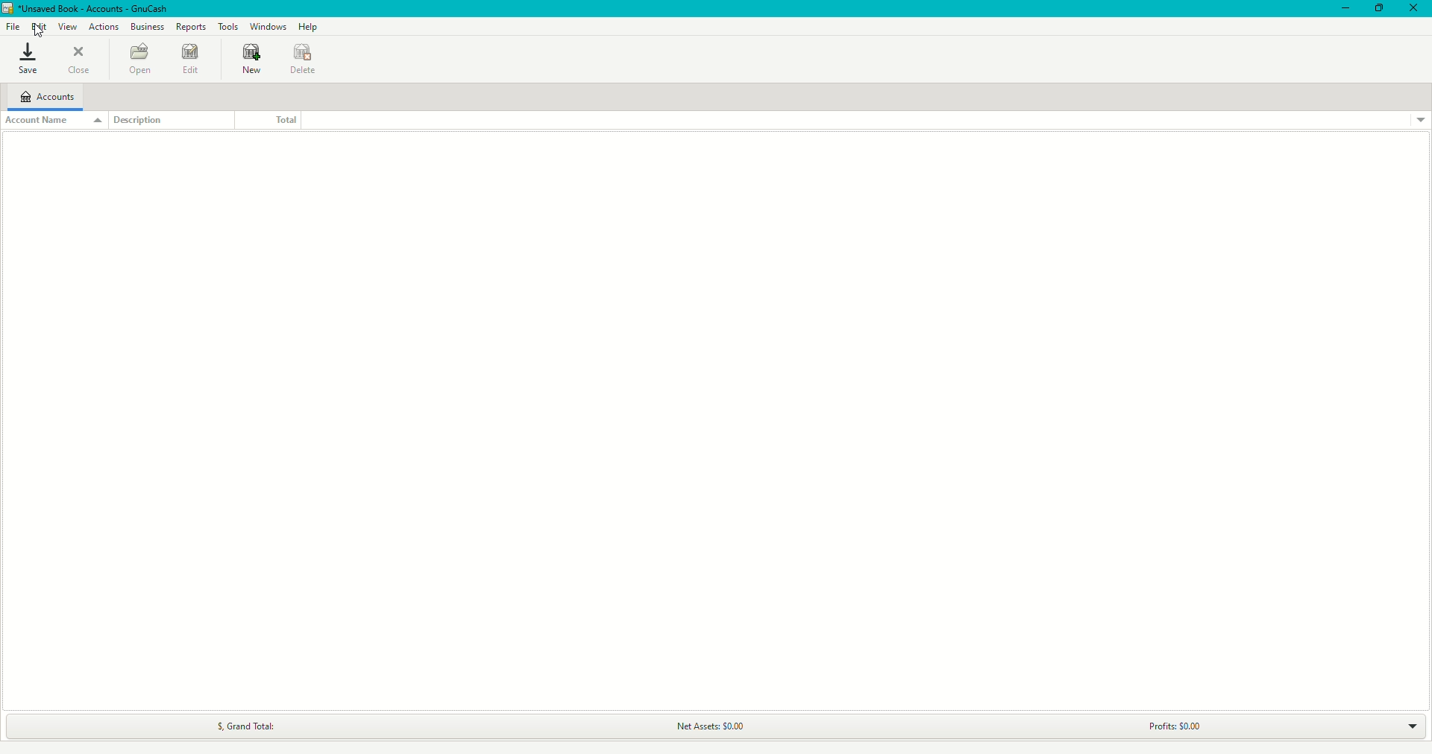 The width and height of the screenshot is (1432, 754). Describe the element at coordinates (104, 28) in the screenshot. I see `Actions` at that location.